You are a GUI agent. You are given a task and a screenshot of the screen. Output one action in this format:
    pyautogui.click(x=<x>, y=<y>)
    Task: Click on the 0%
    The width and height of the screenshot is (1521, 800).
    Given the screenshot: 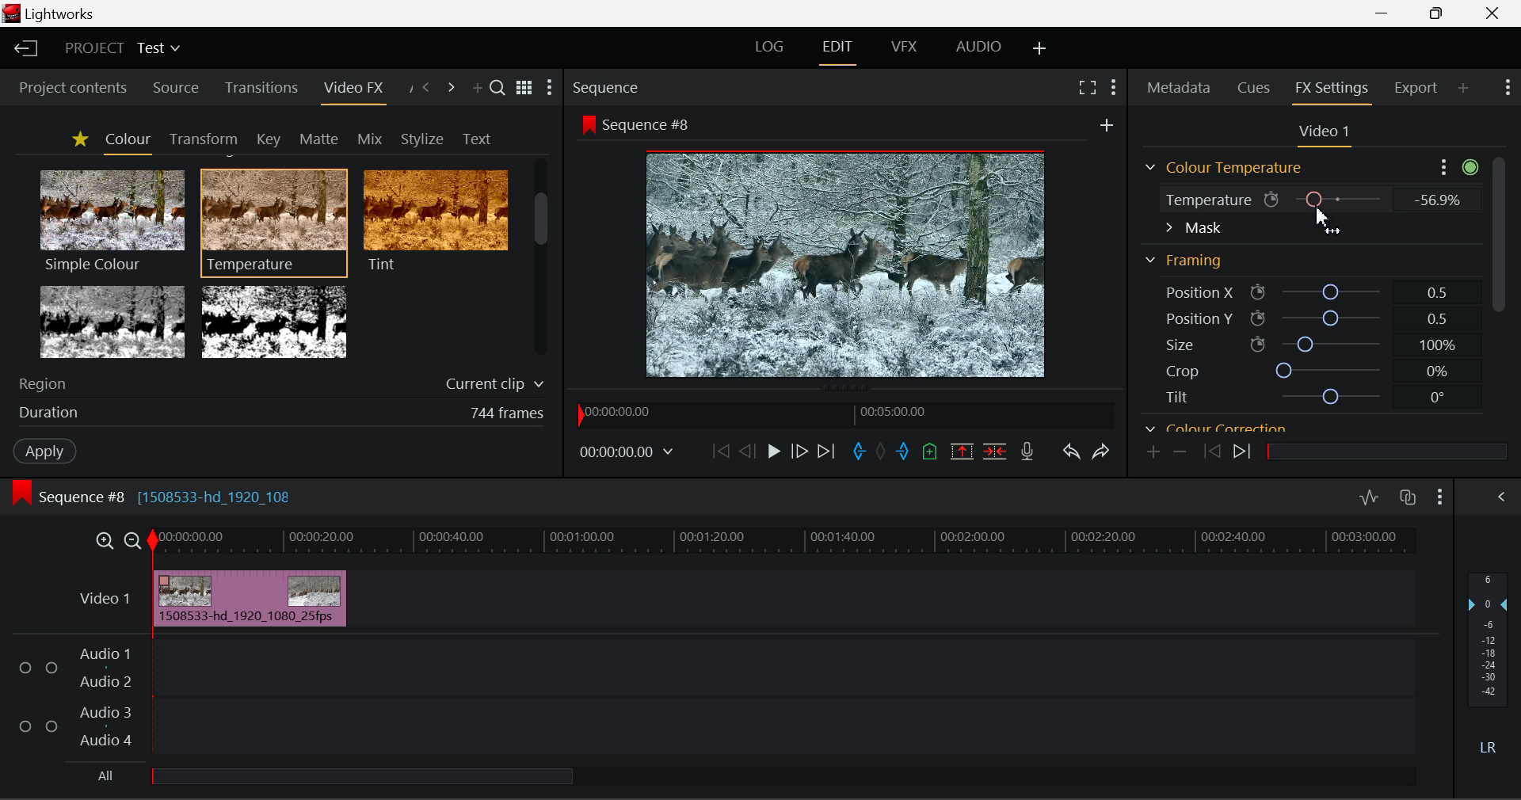 What is the action you would take?
    pyautogui.click(x=1435, y=371)
    